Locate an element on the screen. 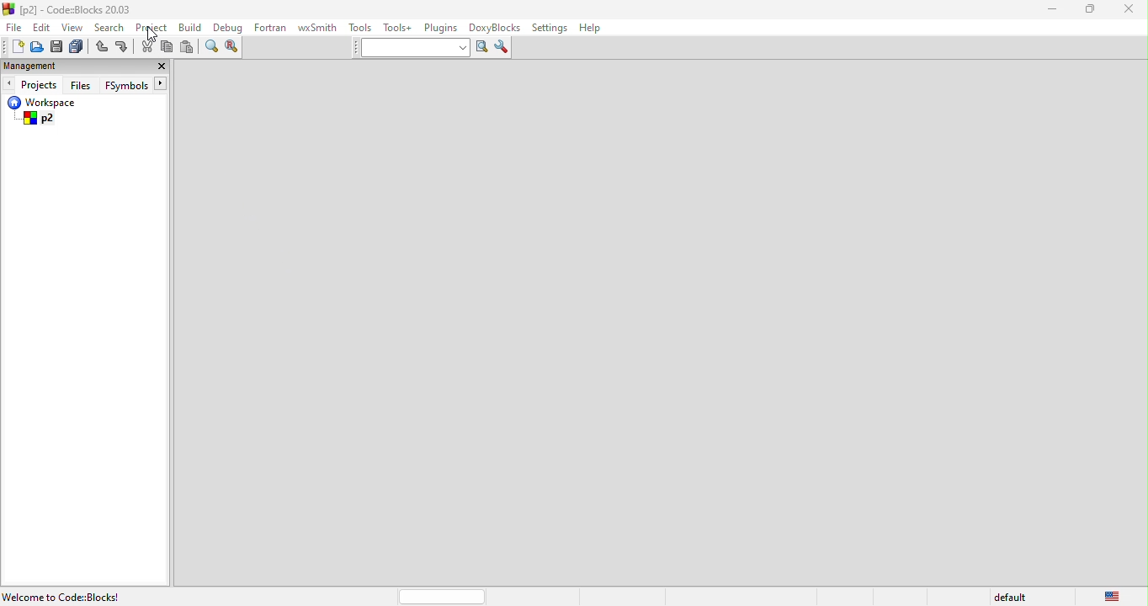 This screenshot has width=1148, height=606. wxsmith is located at coordinates (317, 28).